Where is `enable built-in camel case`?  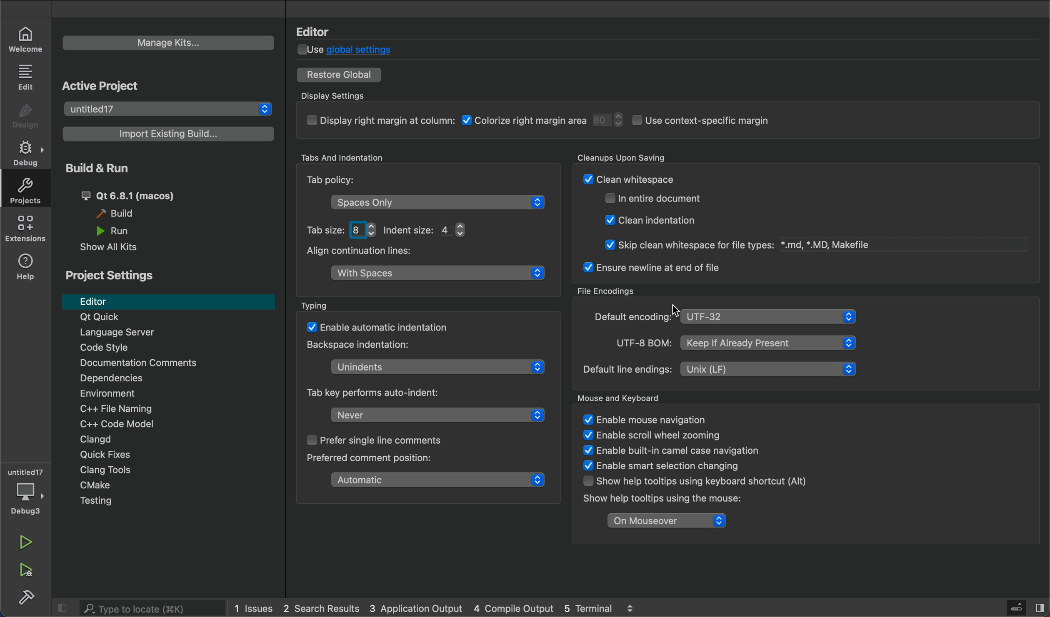
enable built-in camel case is located at coordinates (665, 449).